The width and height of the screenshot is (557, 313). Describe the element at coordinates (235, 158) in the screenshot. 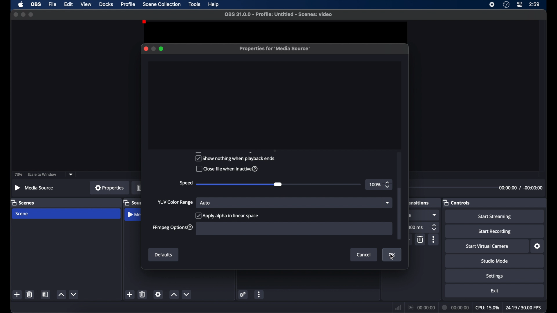

I see `show nothing when playback ends` at that location.